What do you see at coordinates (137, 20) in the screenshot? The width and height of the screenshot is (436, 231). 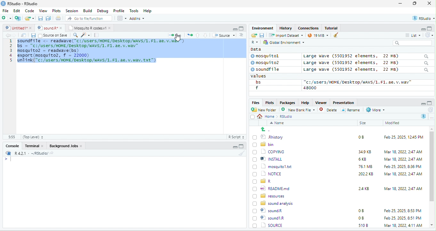 I see `Adonns ` at bounding box center [137, 20].